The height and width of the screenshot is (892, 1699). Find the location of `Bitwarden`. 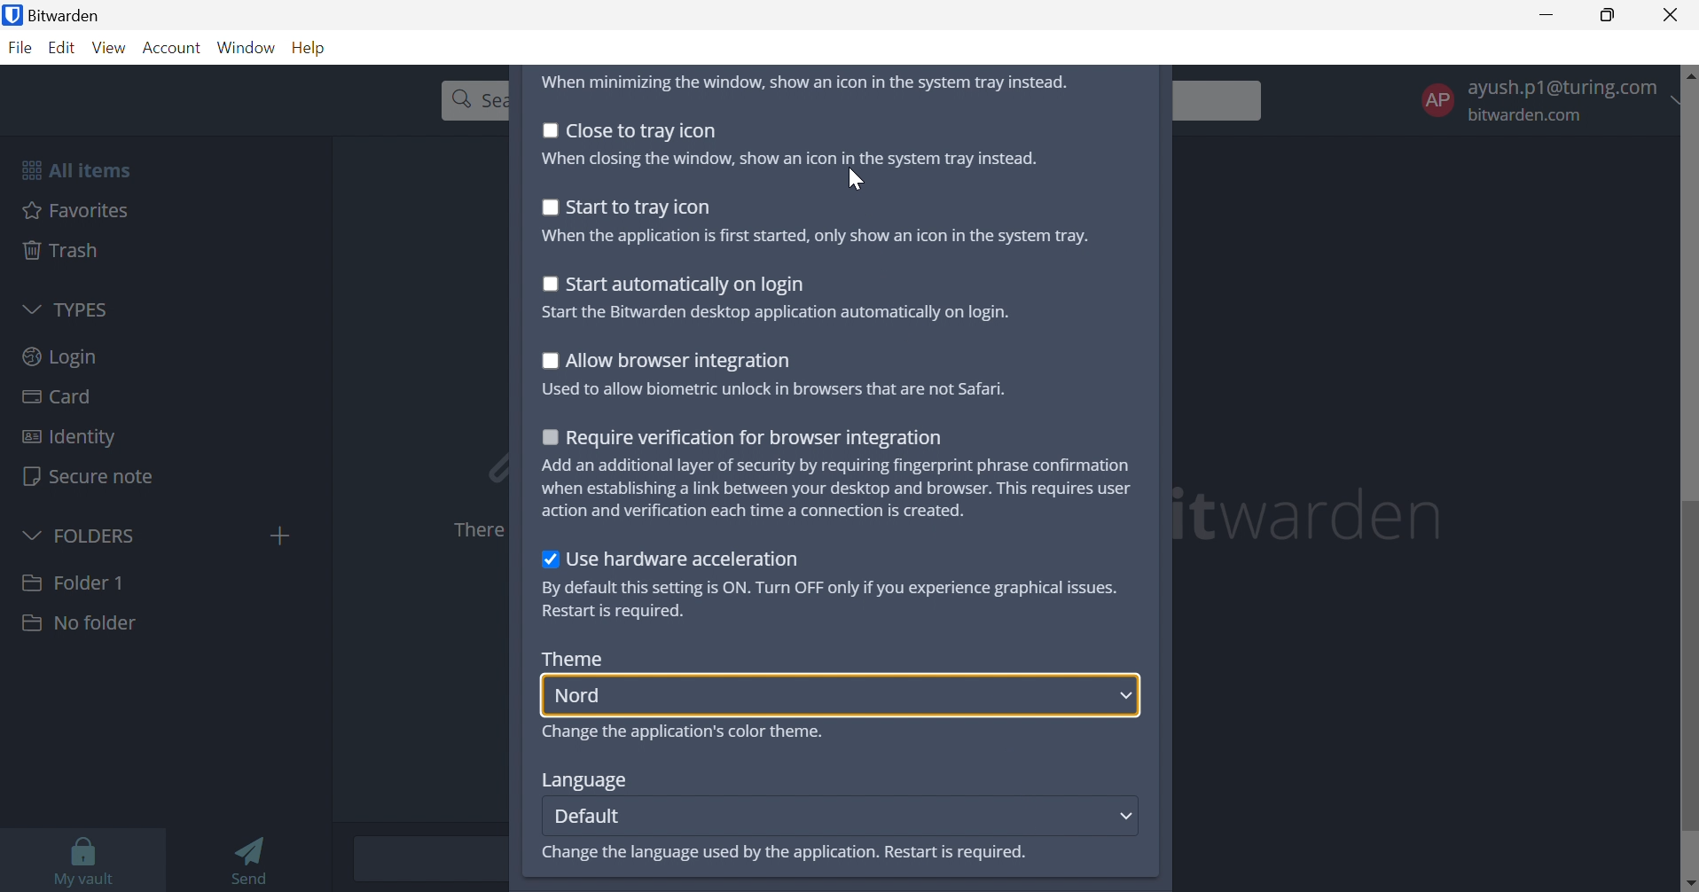

Bitwarden is located at coordinates (71, 15).